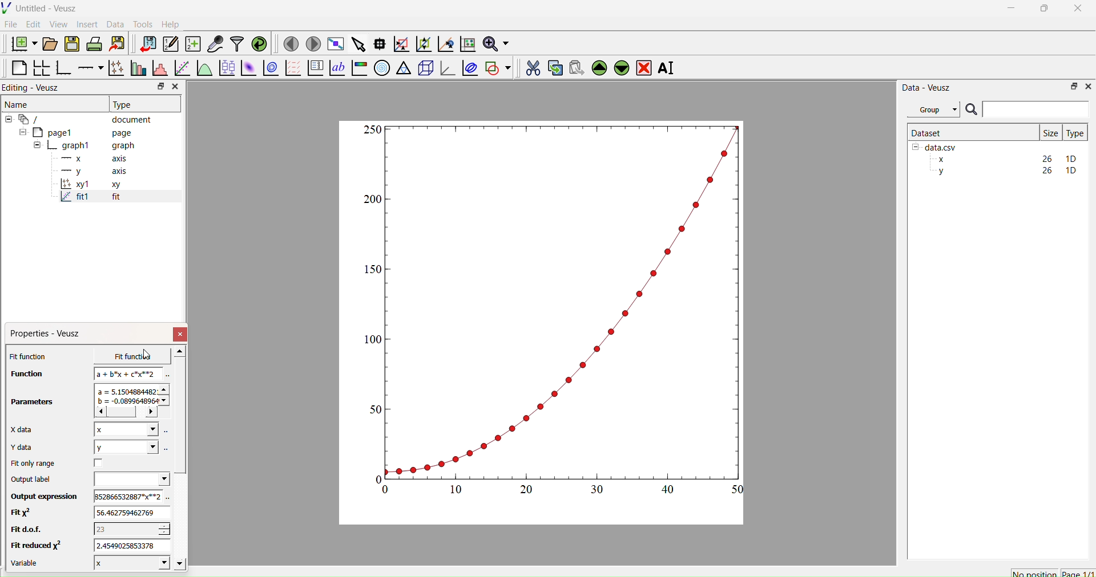 The width and height of the screenshot is (1096, 577). Describe the element at coordinates (927, 132) in the screenshot. I see `Dataset` at that location.